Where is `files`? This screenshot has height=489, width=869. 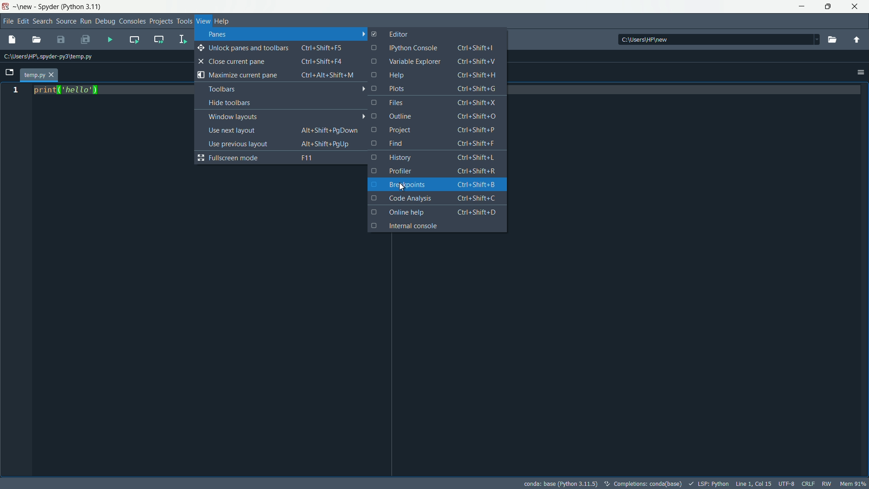 files is located at coordinates (438, 103).